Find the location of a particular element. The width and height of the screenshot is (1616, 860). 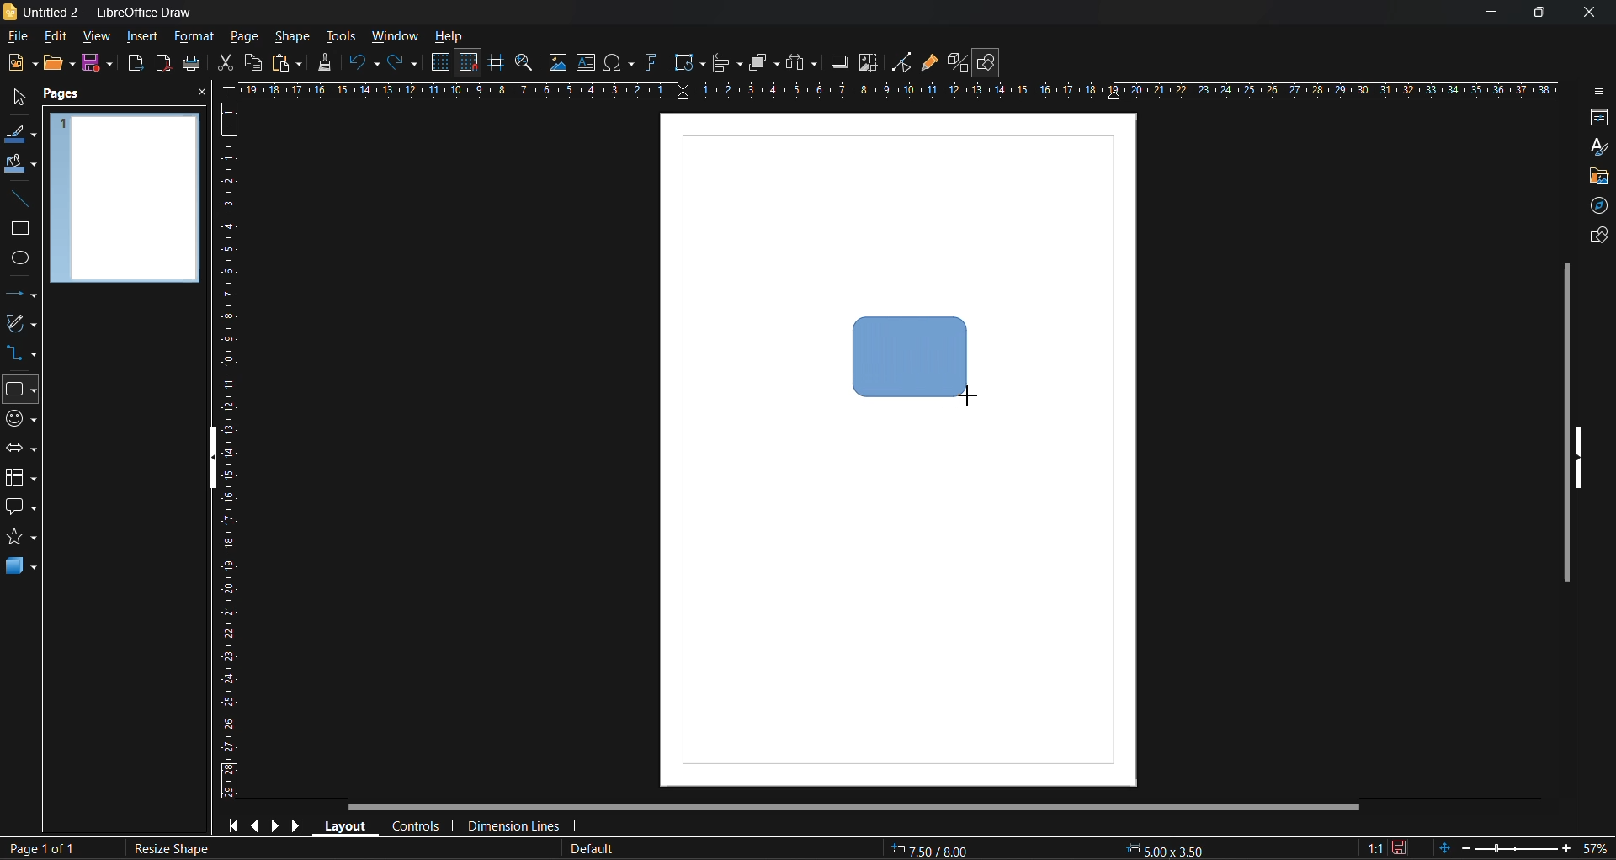

pages is located at coordinates (64, 95).